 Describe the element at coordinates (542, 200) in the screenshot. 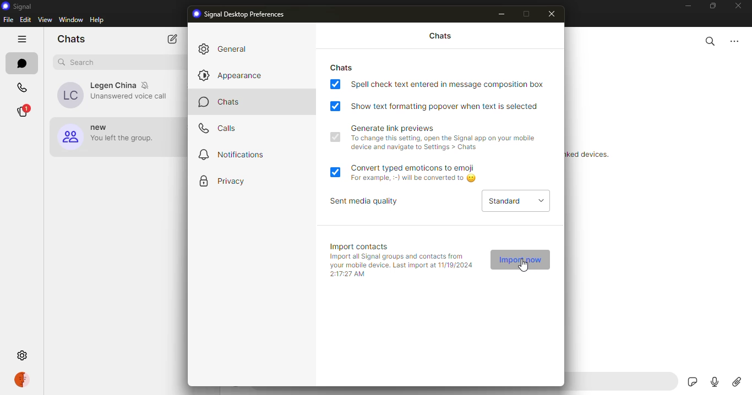

I see `select` at that location.